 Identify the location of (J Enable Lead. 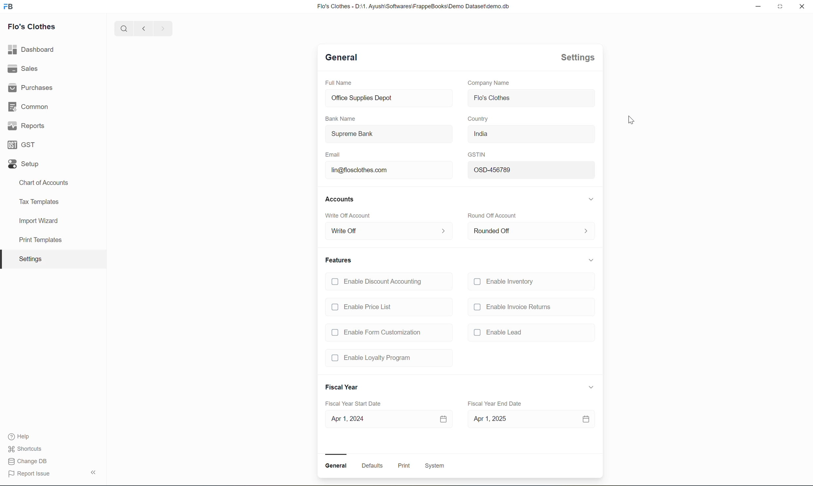
(500, 332).